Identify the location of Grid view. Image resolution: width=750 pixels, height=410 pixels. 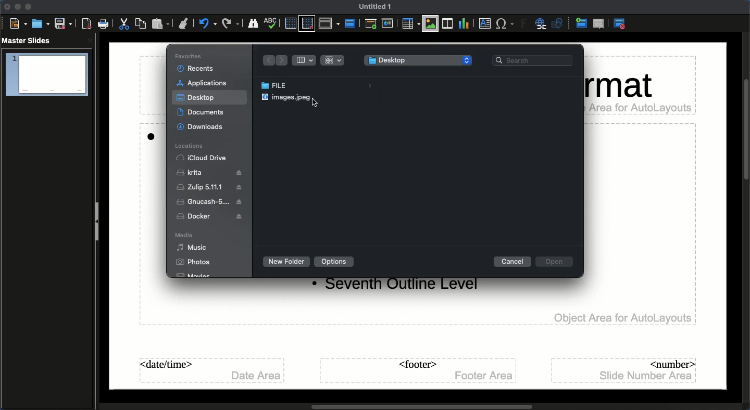
(332, 60).